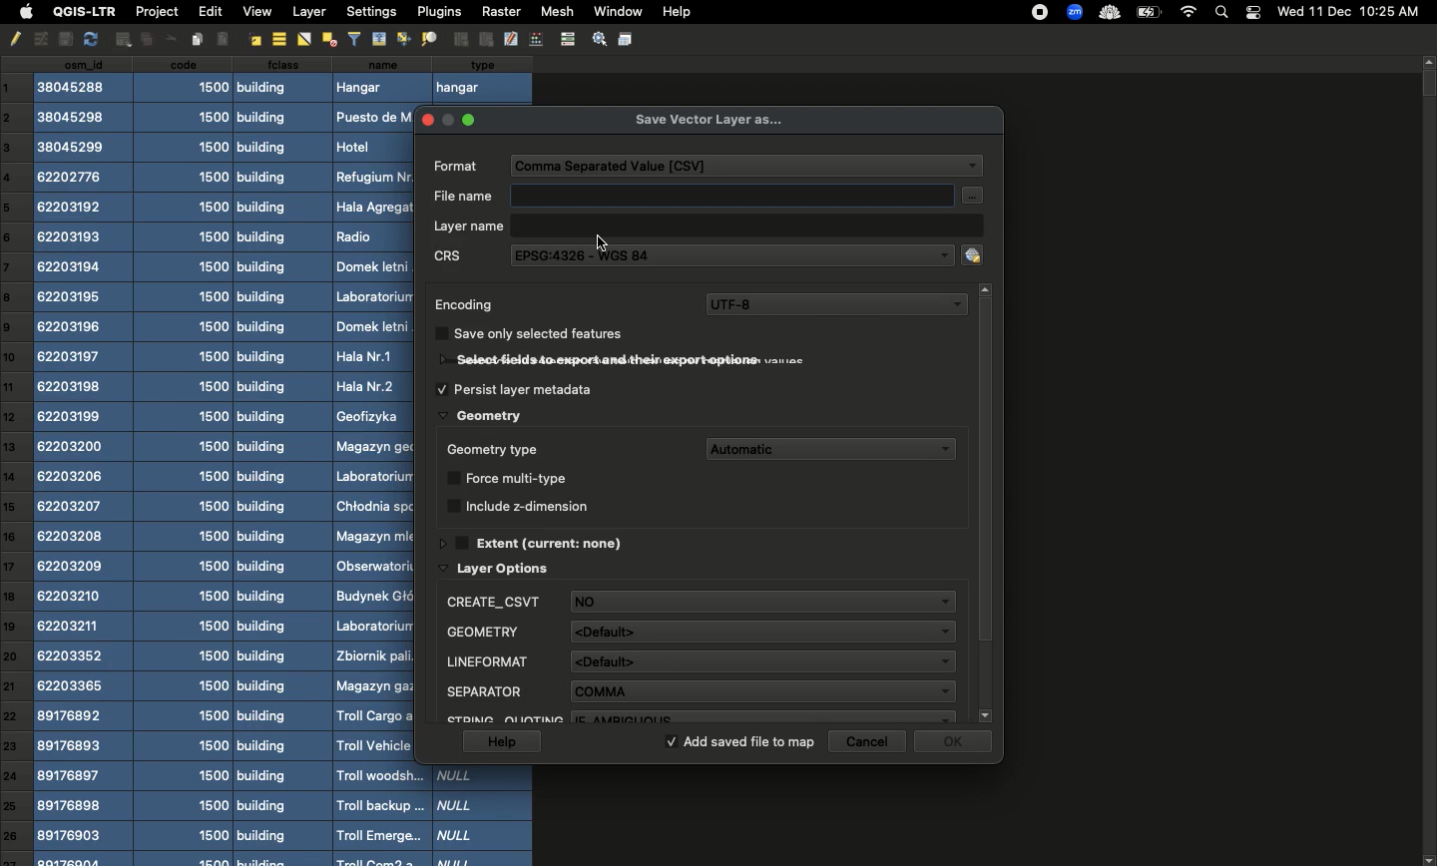 The width and height of the screenshot is (1437, 866). What do you see at coordinates (198, 39) in the screenshot?
I see `Insert Image` at bounding box center [198, 39].